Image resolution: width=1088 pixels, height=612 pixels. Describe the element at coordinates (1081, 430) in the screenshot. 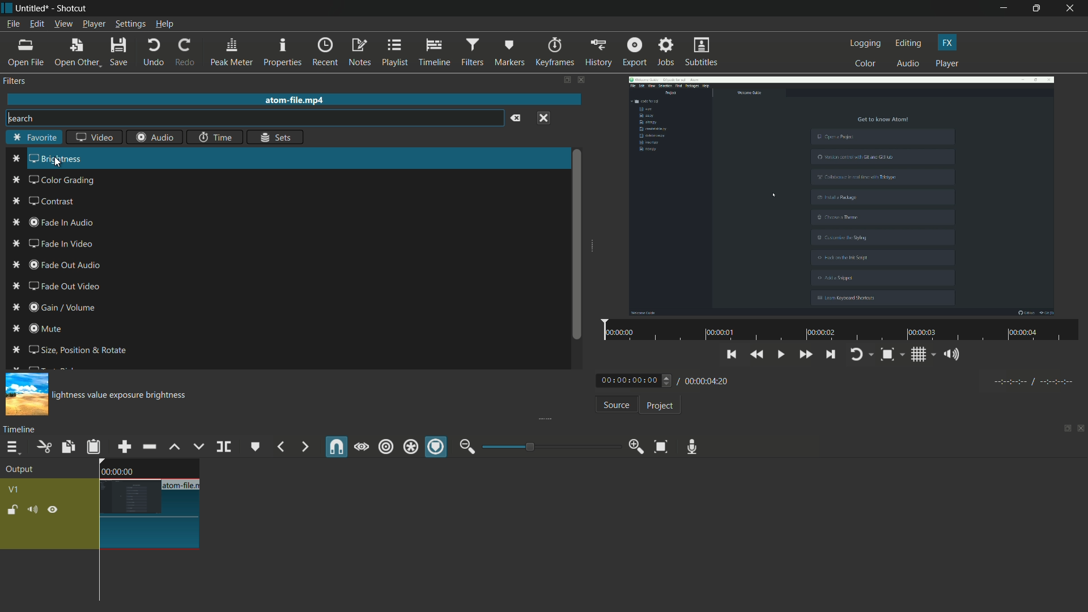

I see `close panel` at that location.